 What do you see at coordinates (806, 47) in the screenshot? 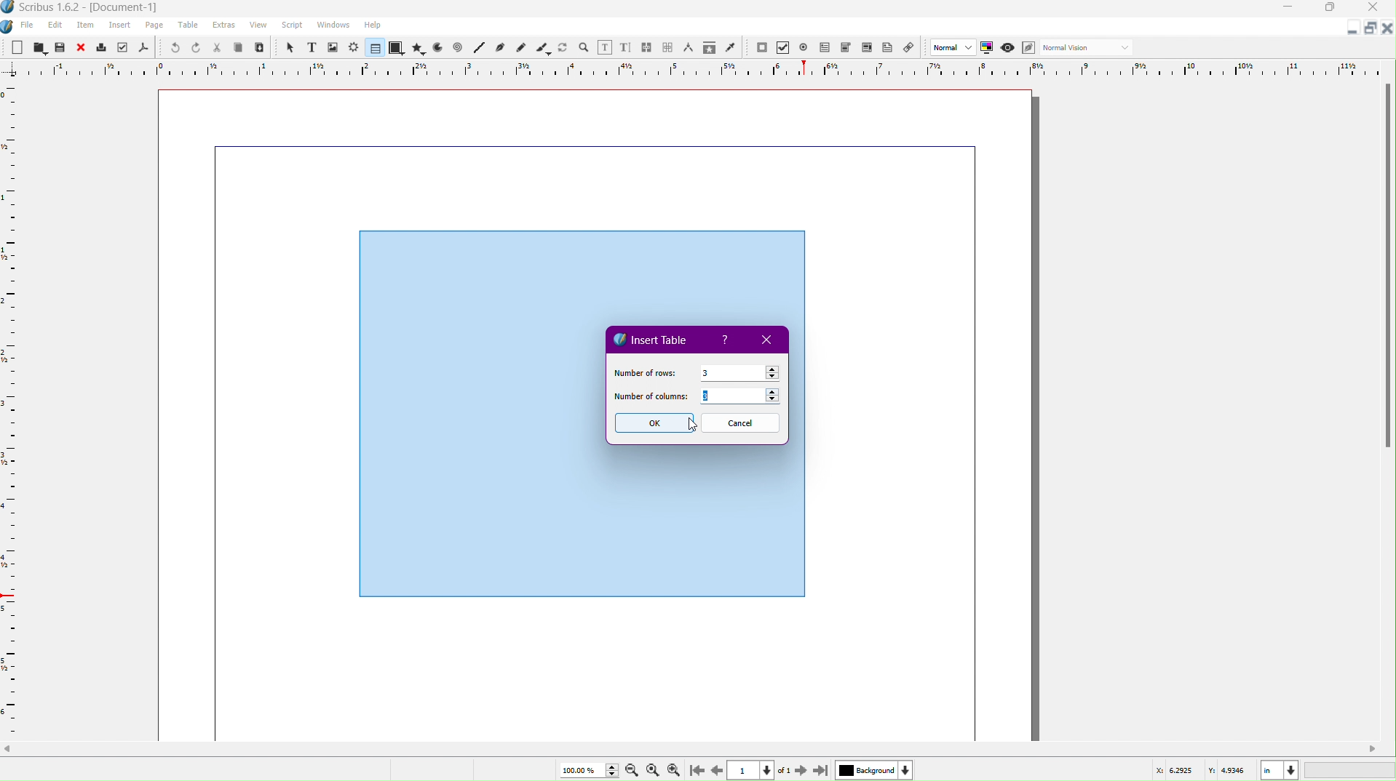
I see `PDF Radio Button` at bounding box center [806, 47].